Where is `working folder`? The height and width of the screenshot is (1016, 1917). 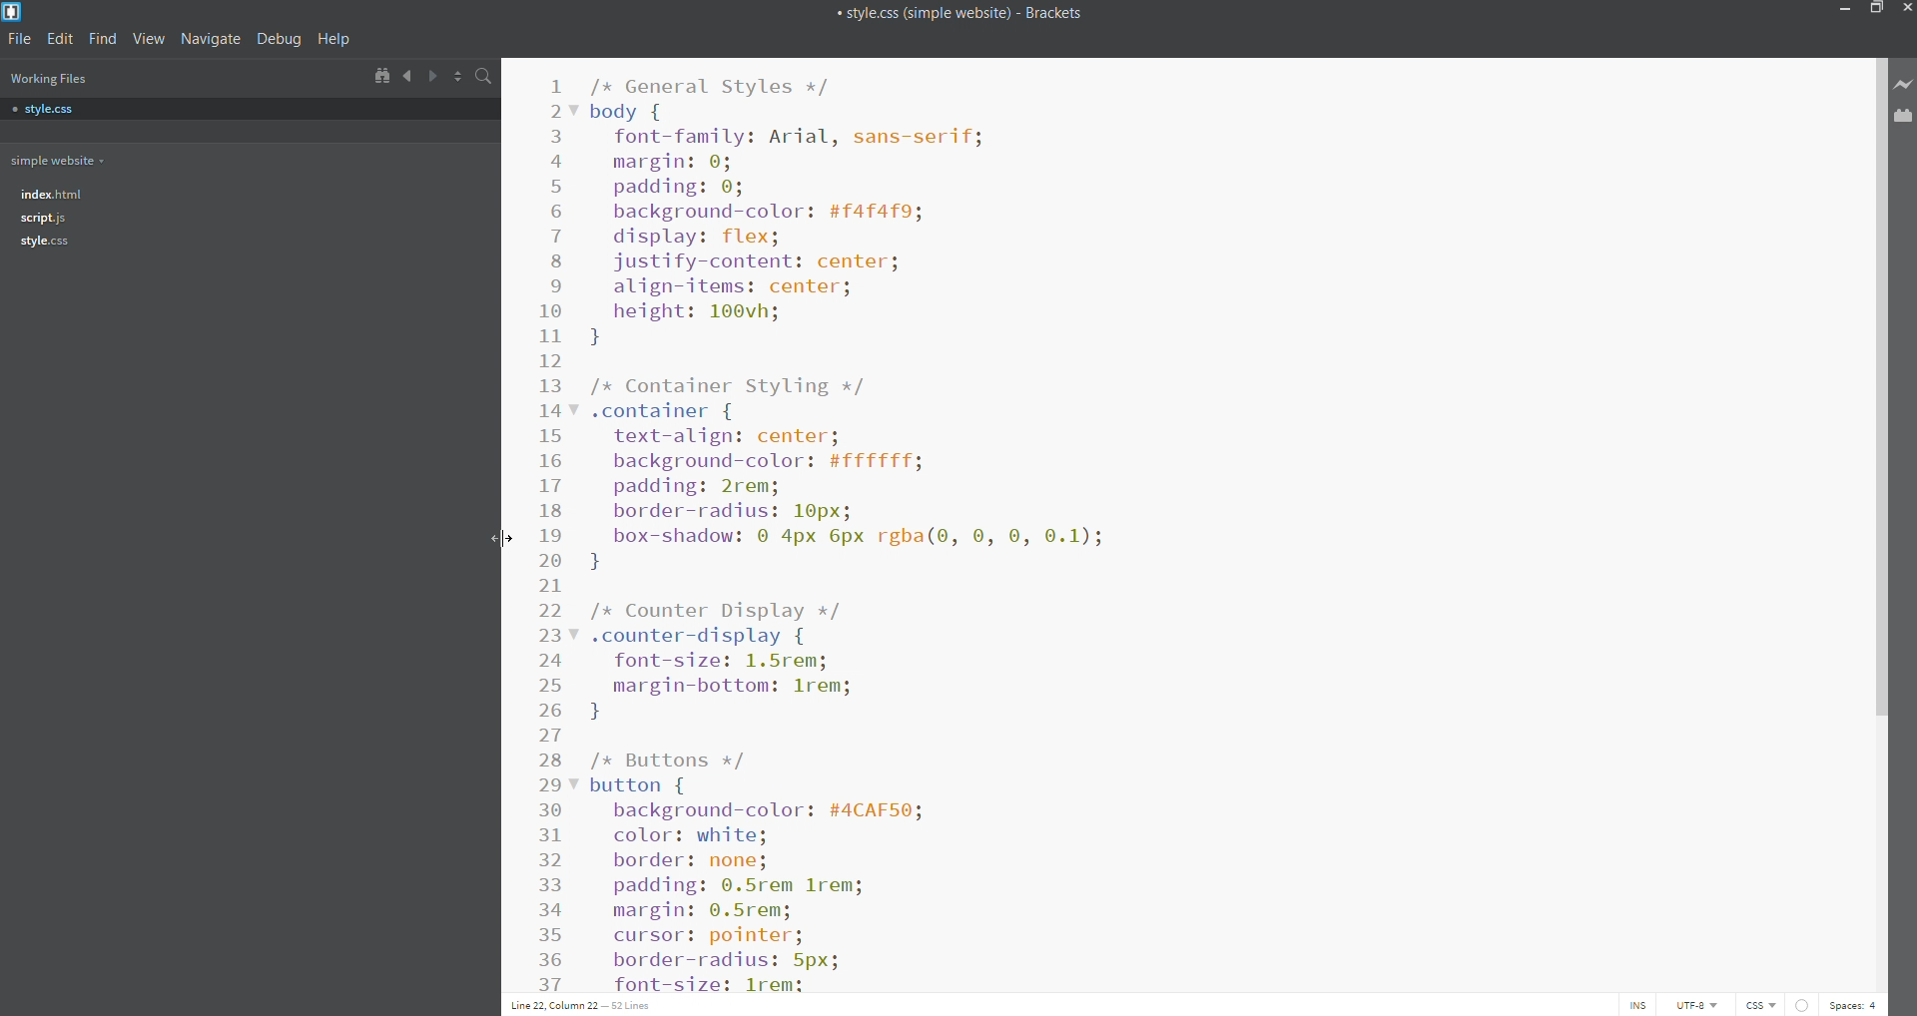
working folder is located at coordinates (146, 159).